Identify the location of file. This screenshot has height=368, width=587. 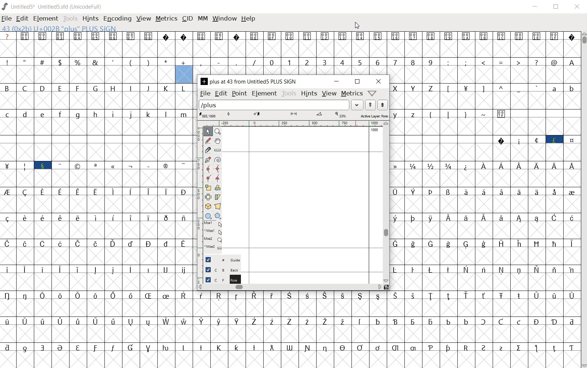
(205, 94).